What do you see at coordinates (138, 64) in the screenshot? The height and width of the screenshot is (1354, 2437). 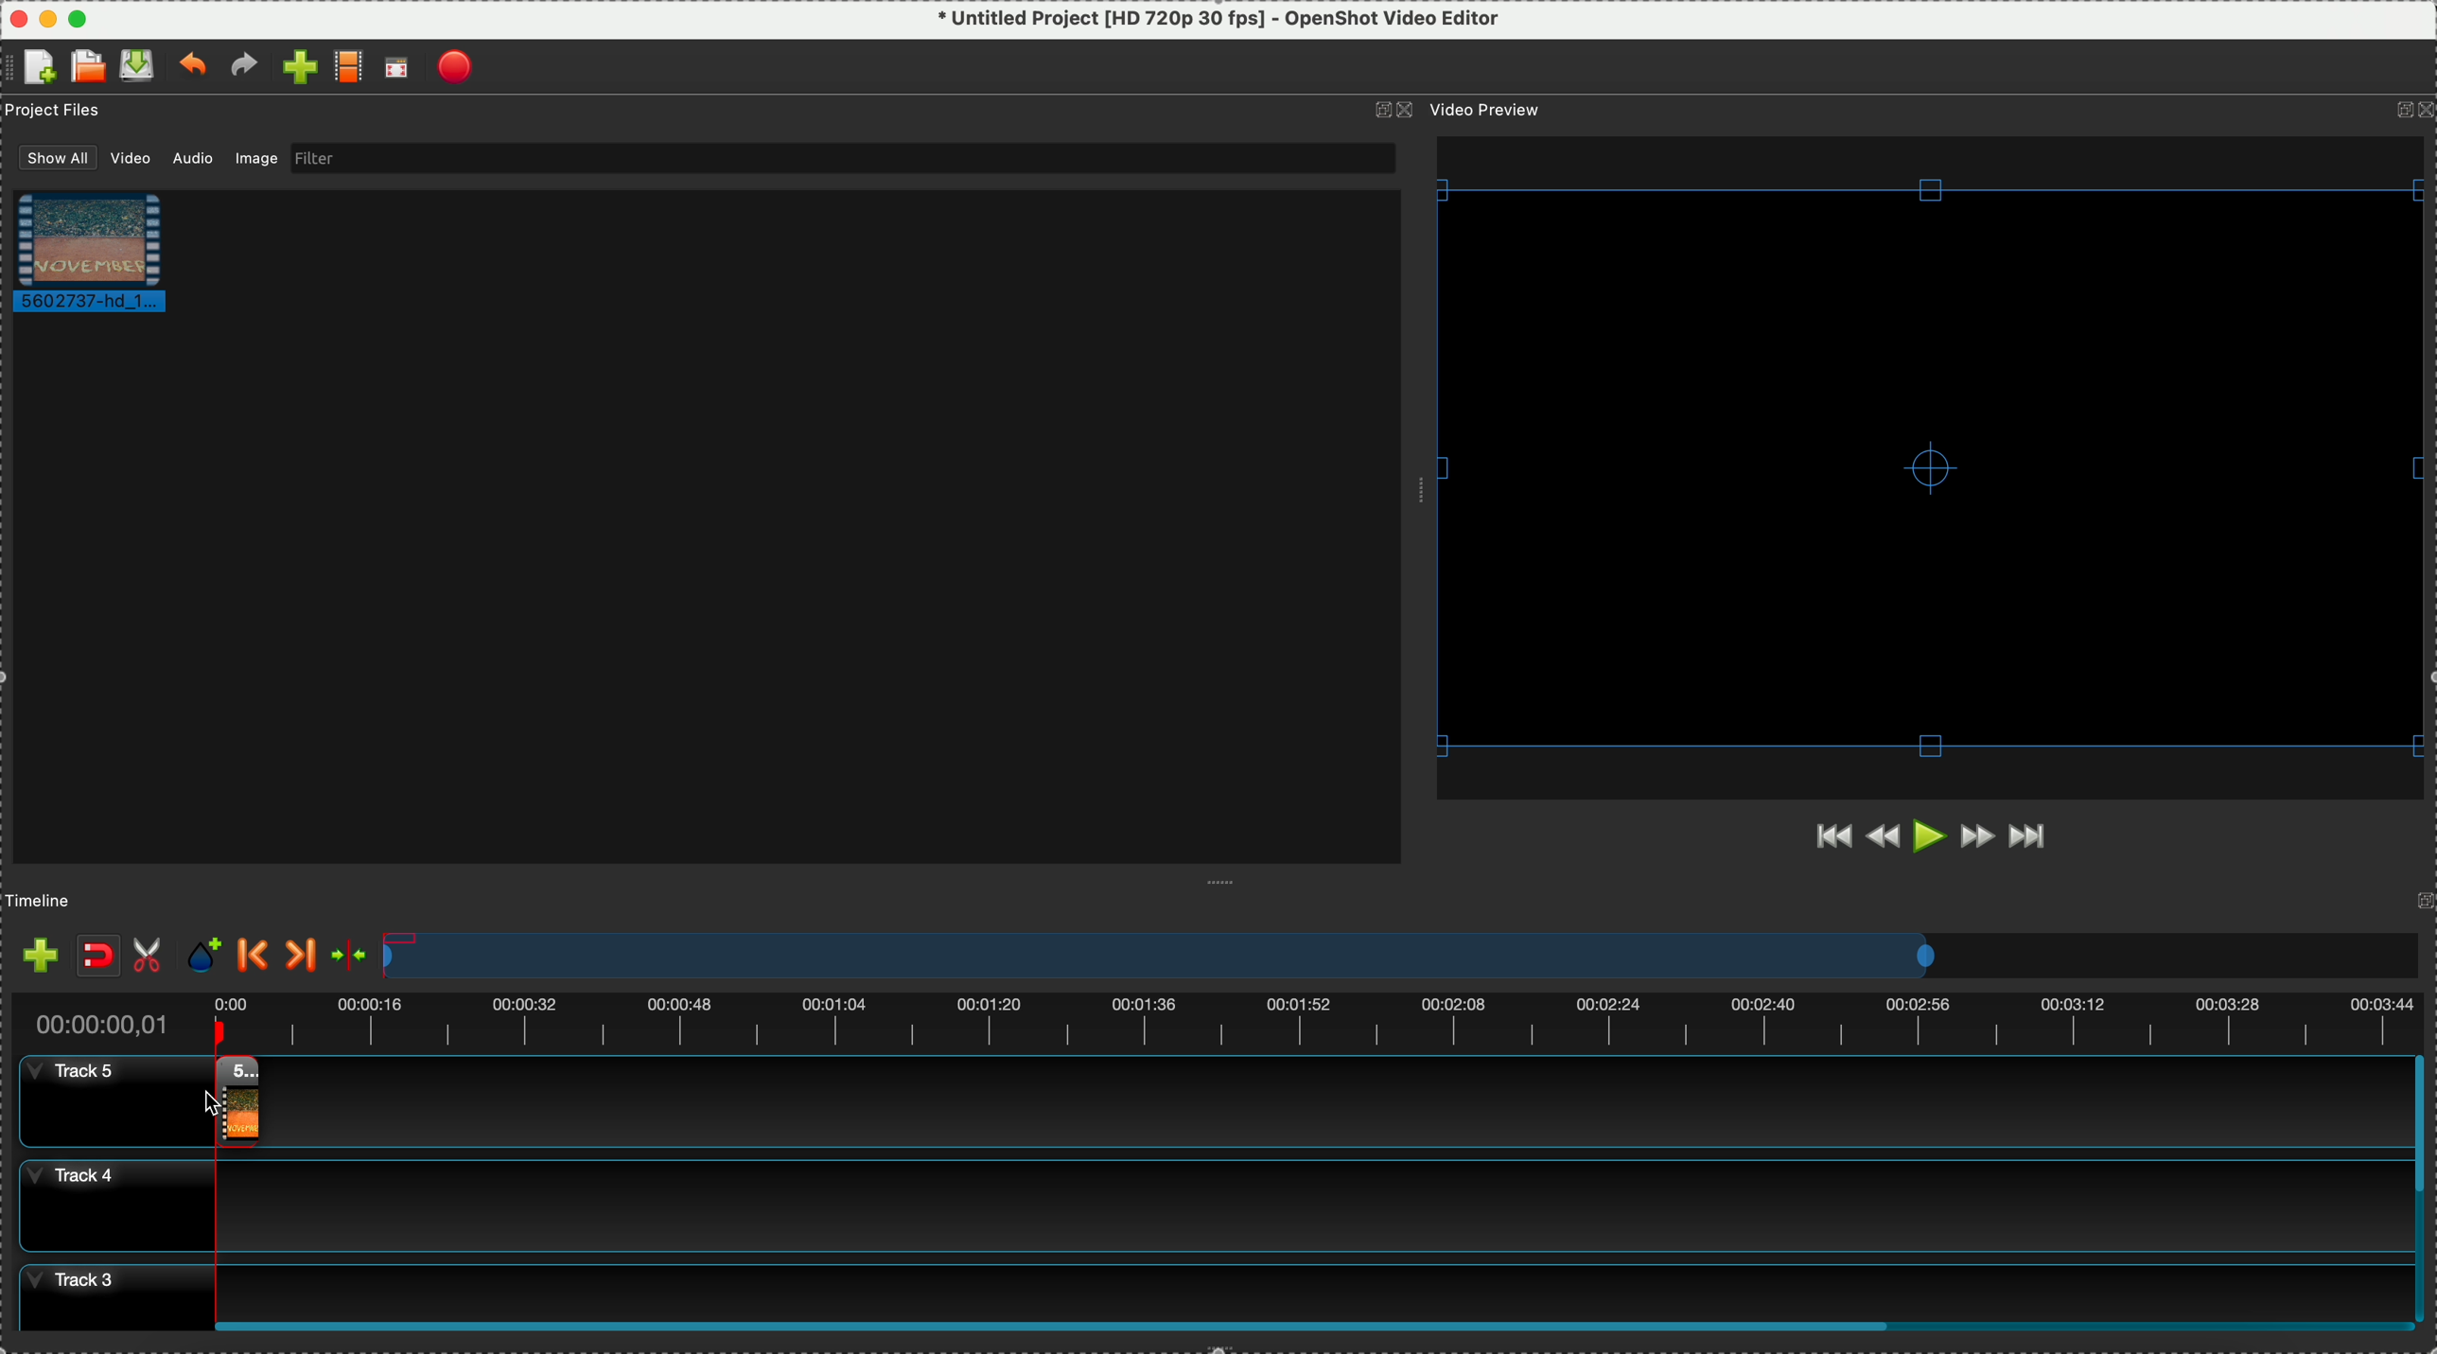 I see `save file` at bounding box center [138, 64].